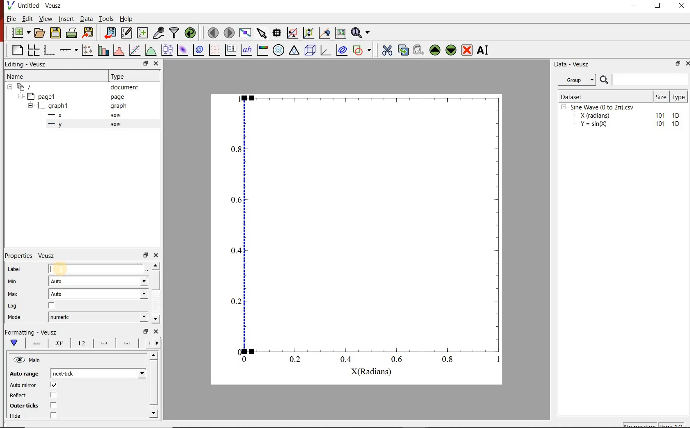  I want to click on Auto range, so click(23, 373).